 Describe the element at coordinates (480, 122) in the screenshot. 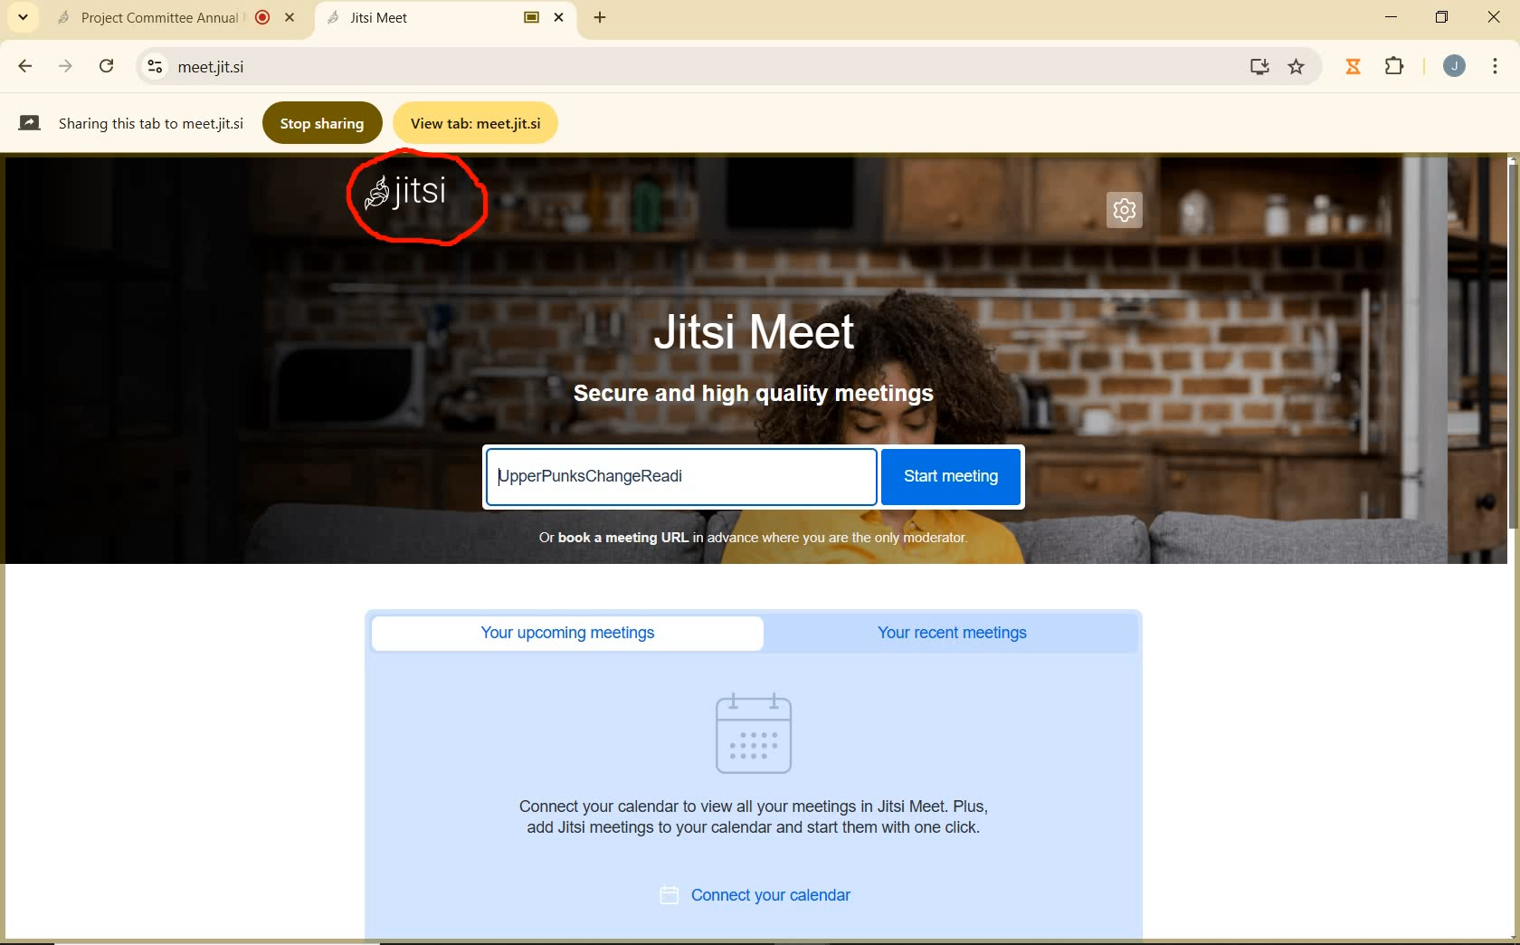

I see `VIEW TAB: MEET.JIT.SI` at that location.